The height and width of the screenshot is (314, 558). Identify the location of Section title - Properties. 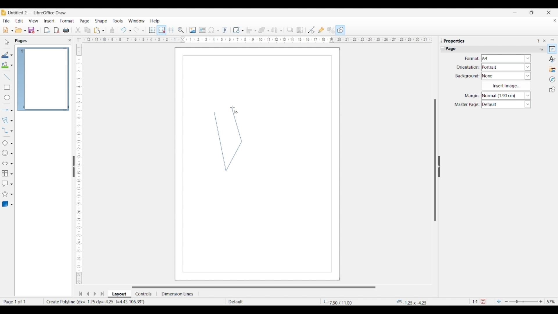
(455, 41).